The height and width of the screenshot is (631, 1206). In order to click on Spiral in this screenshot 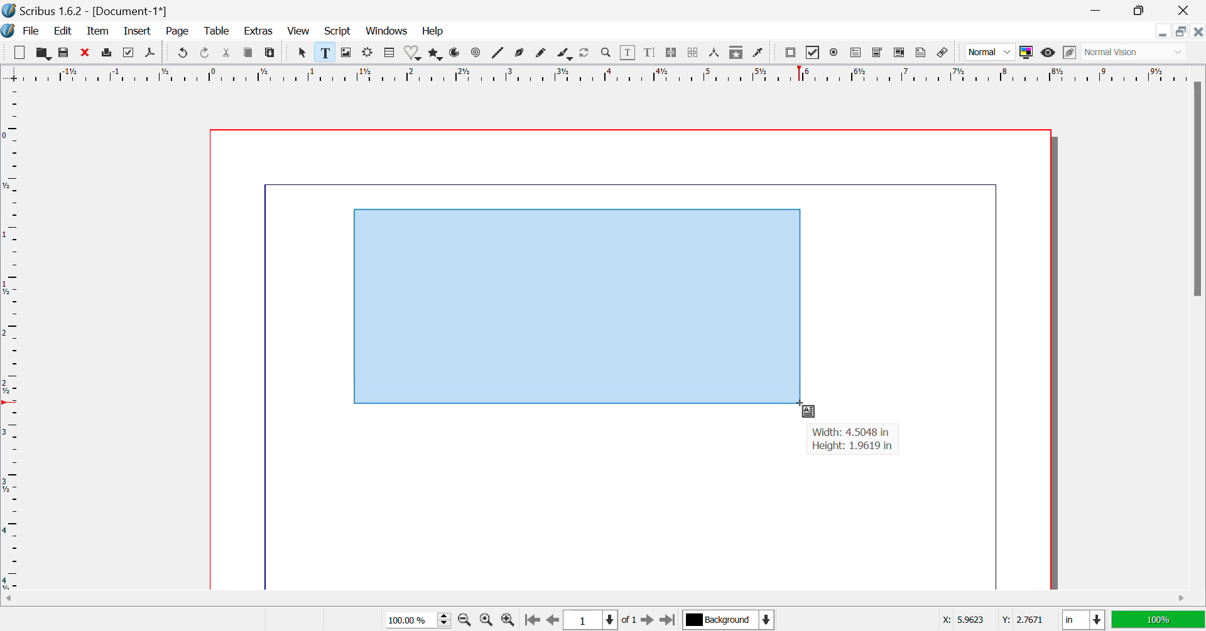, I will do `click(475, 55)`.